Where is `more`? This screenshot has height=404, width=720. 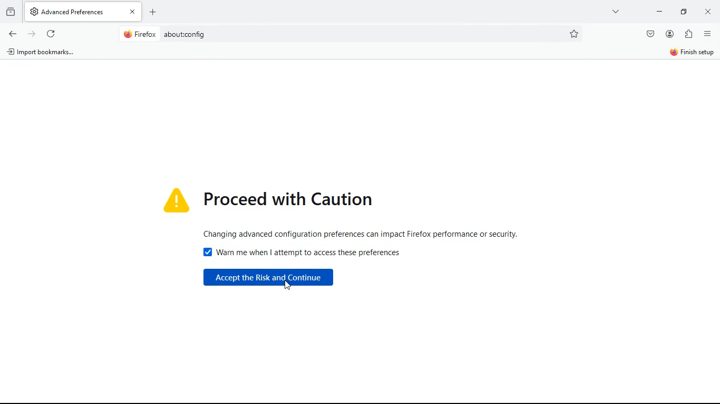
more is located at coordinates (614, 11).